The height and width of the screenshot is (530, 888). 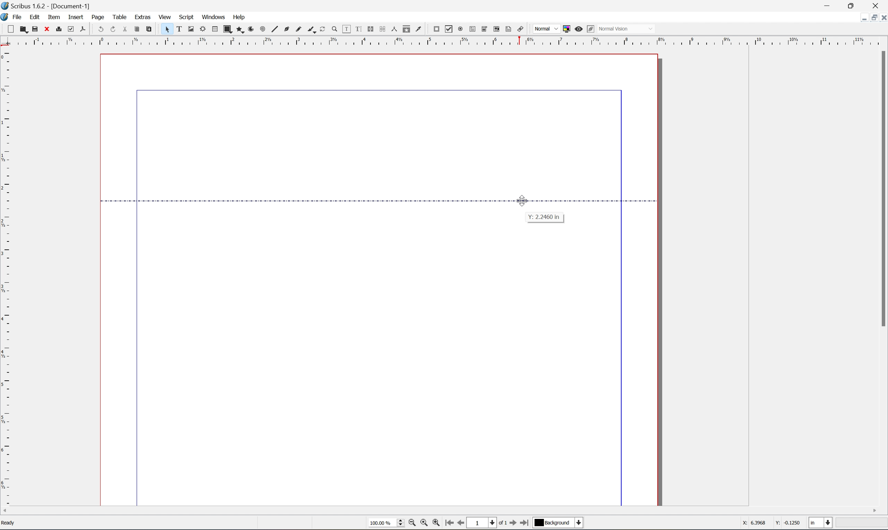 What do you see at coordinates (188, 17) in the screenshot?
I see `script` at bounding box center [188, 17].